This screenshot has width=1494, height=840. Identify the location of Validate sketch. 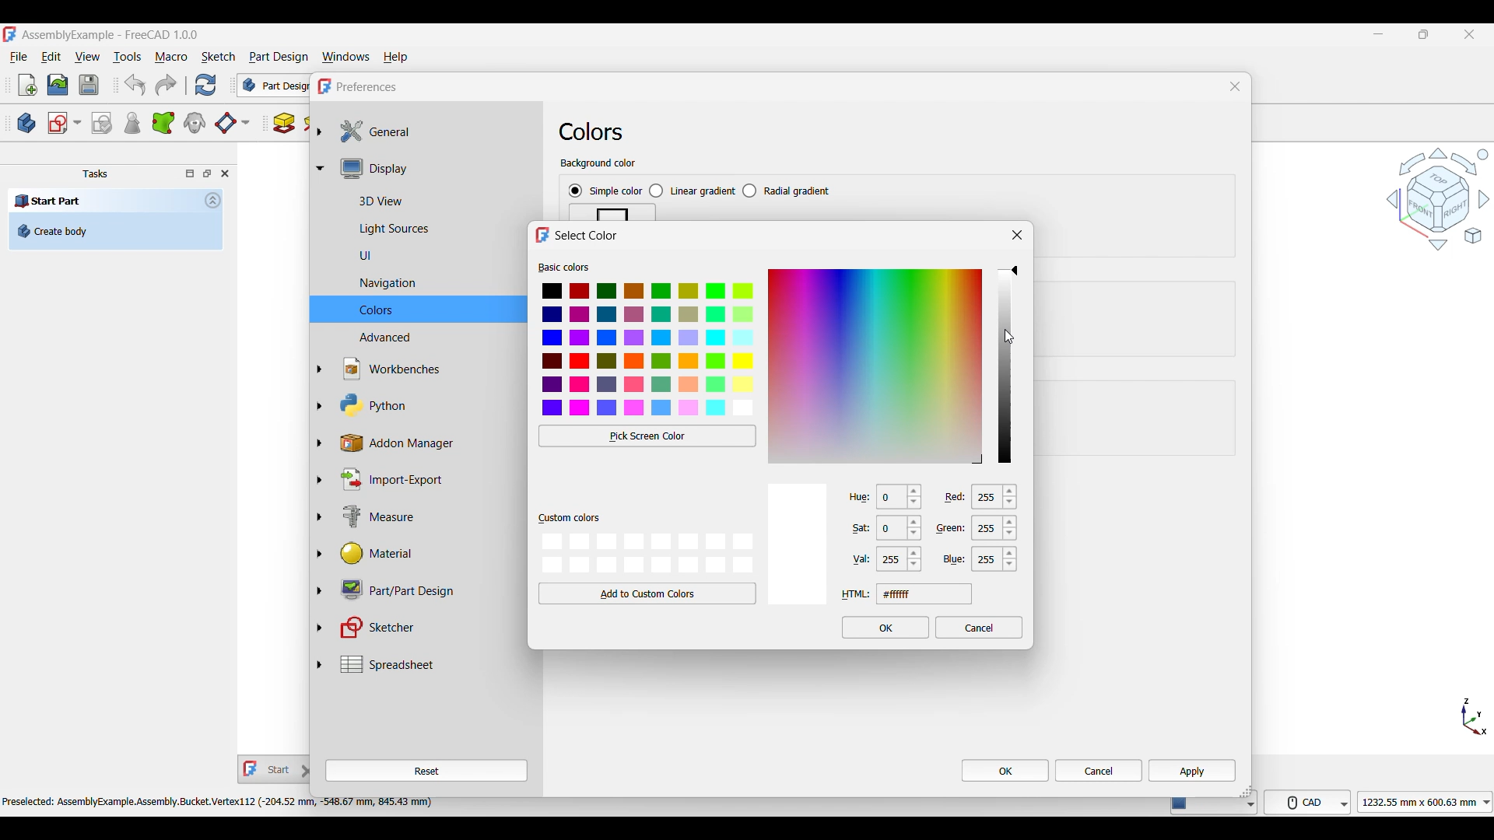
(101, 124).